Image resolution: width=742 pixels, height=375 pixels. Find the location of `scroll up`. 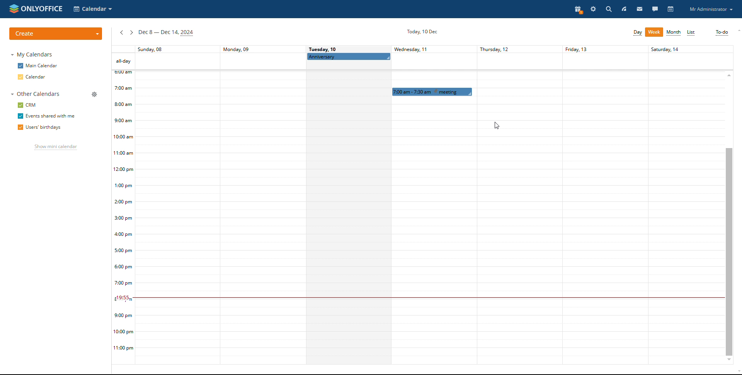

scroll up is located at coordinates (729, 75).